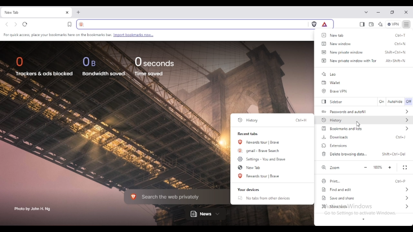 The image size is (413, 232). What do you see at coordinates (30, 13) in the screenshot?
I see `new tab` at bounding box center [30, 13].